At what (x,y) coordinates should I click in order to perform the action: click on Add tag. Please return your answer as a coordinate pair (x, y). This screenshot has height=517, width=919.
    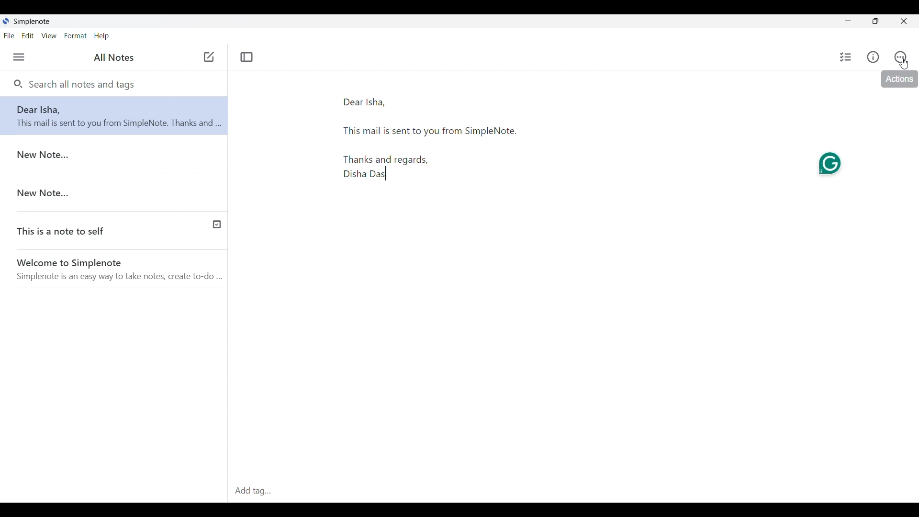
    Looking at the image, I should click on (571, 491).